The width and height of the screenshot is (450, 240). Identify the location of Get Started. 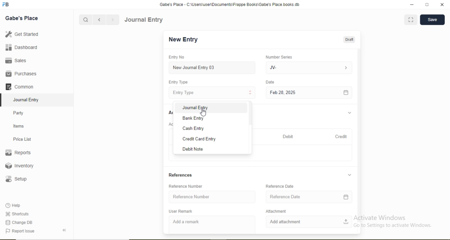
(21, 34).